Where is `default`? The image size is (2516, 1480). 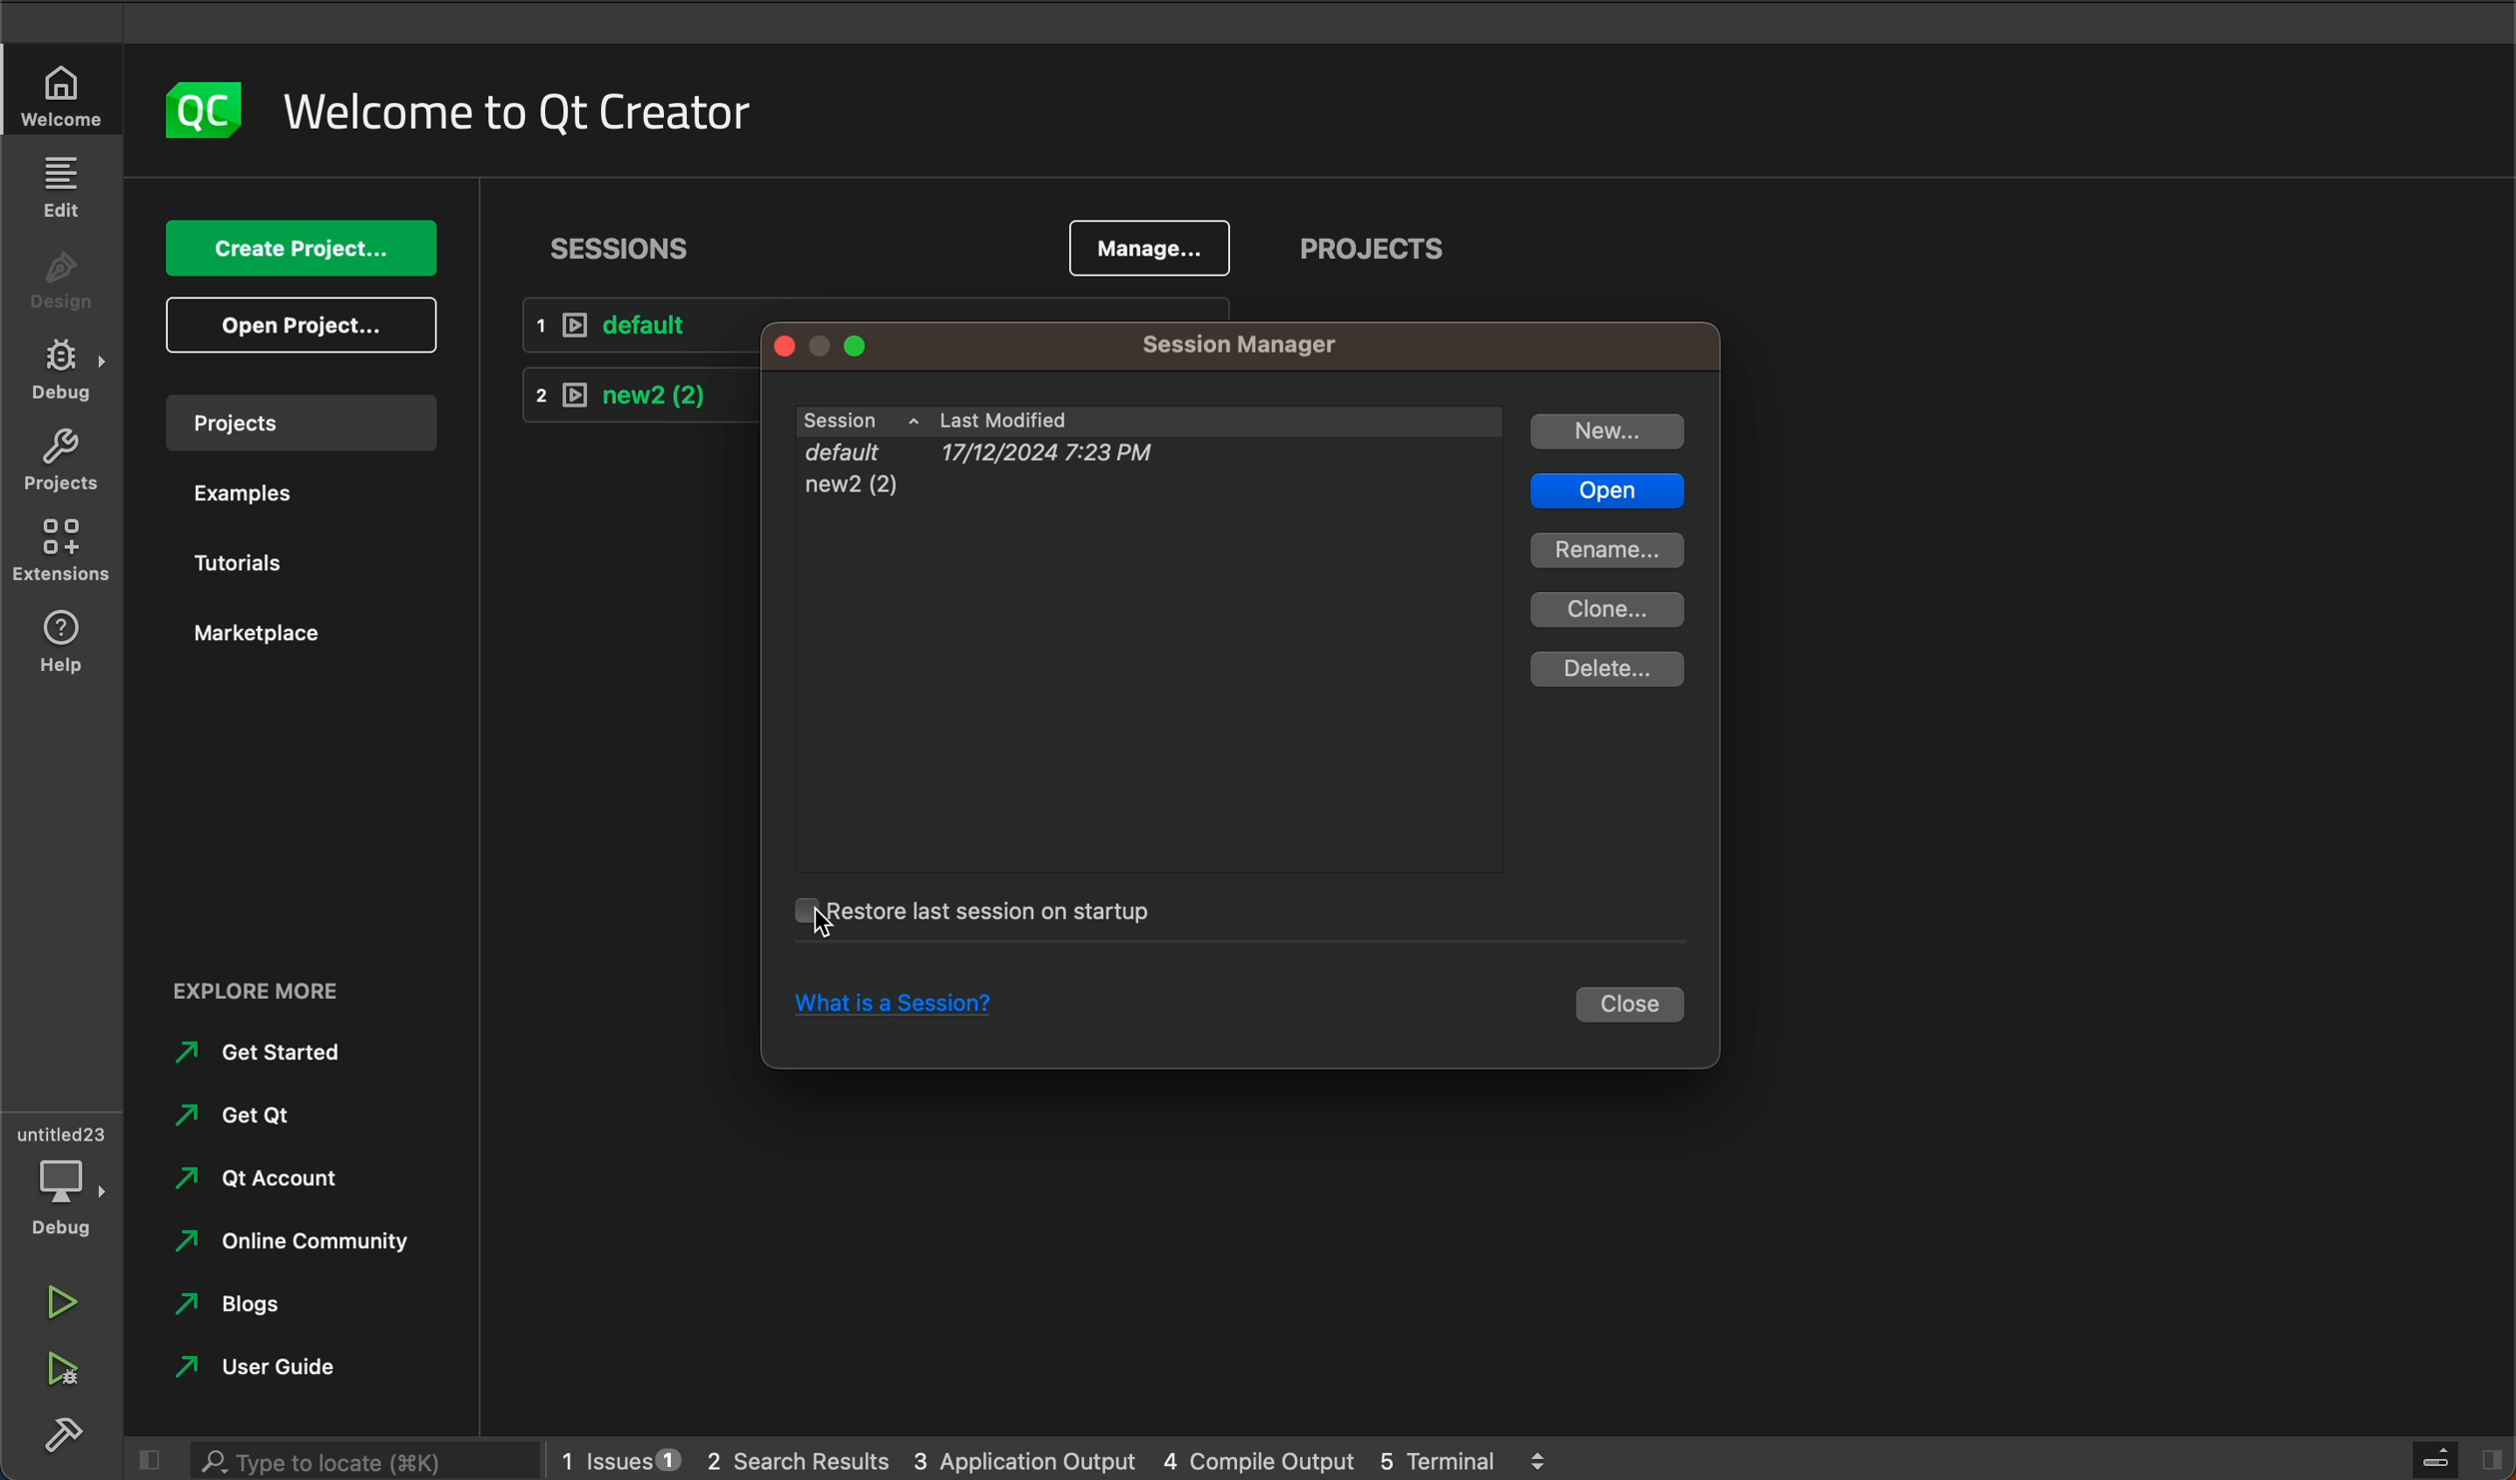 default is located at coordinates (631, 325).